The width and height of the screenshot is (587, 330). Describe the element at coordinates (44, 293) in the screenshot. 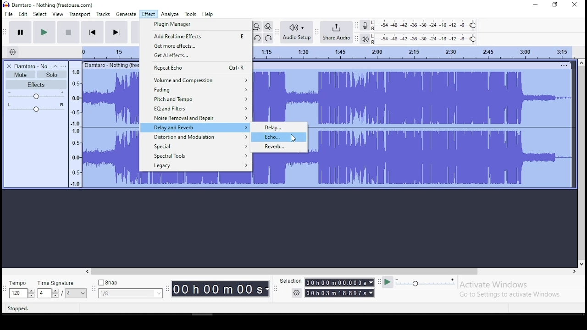

I see `4` at that location.